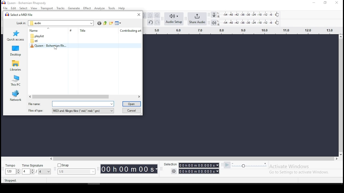 Image resolution: width=344 pixels, height=193 pixels. What do you see at coordinates (99, 23) in the screenshot?
I see `back` at bounding box center [99, 23].